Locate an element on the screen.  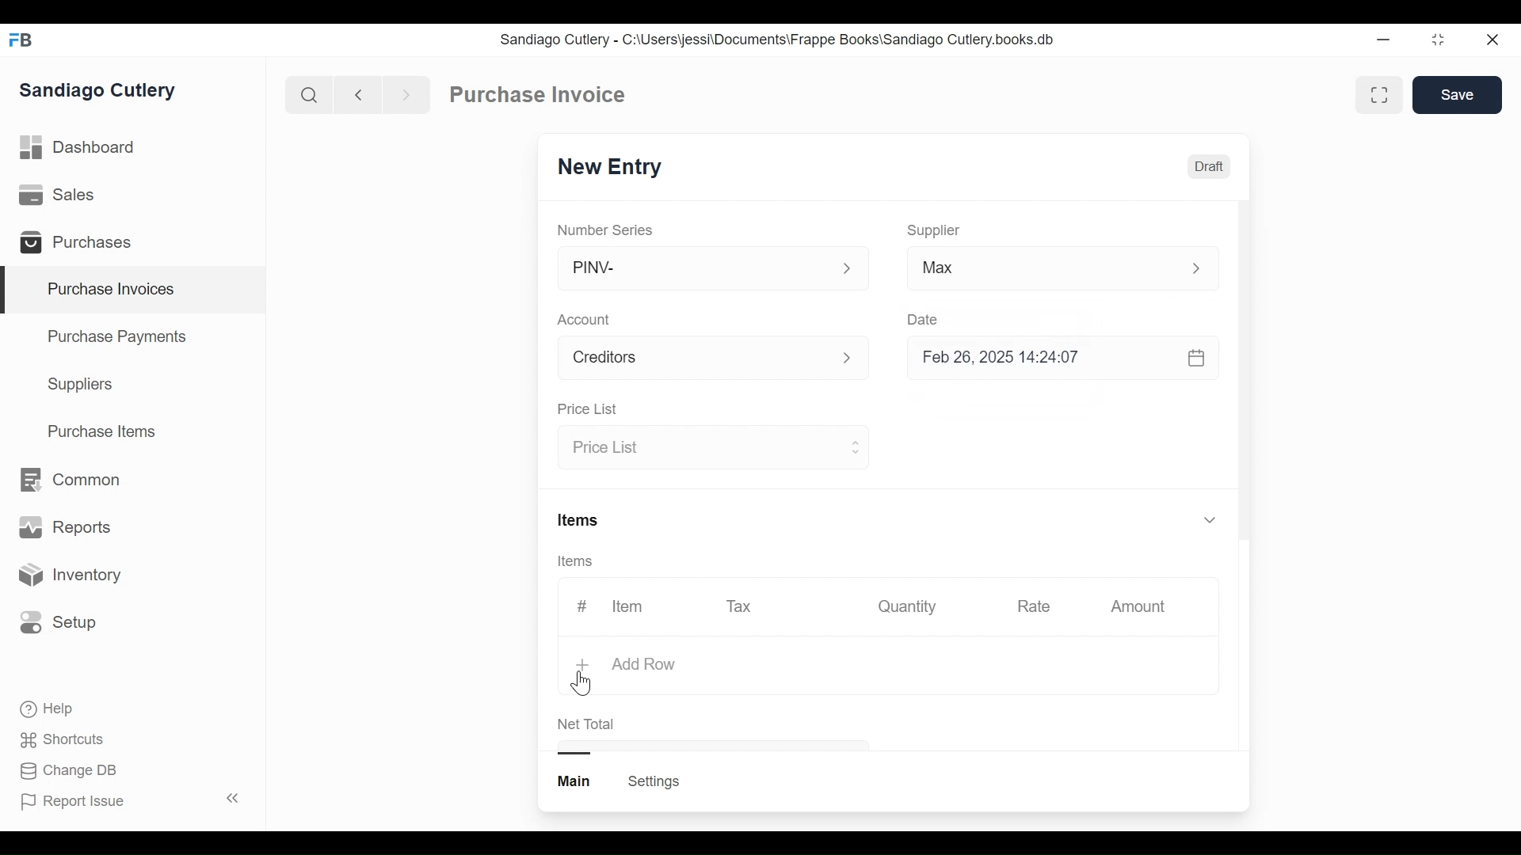
Dashboard is located at coordinates (79, 148).